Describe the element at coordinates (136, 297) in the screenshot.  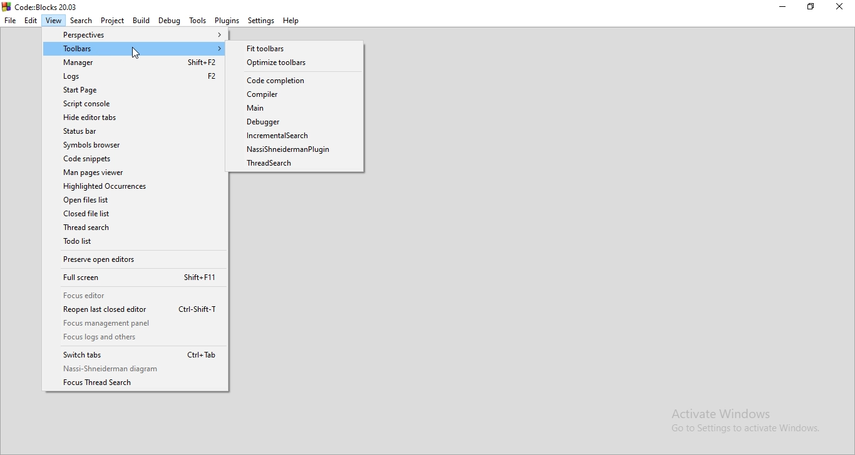
I see `Focus editor` at that location.